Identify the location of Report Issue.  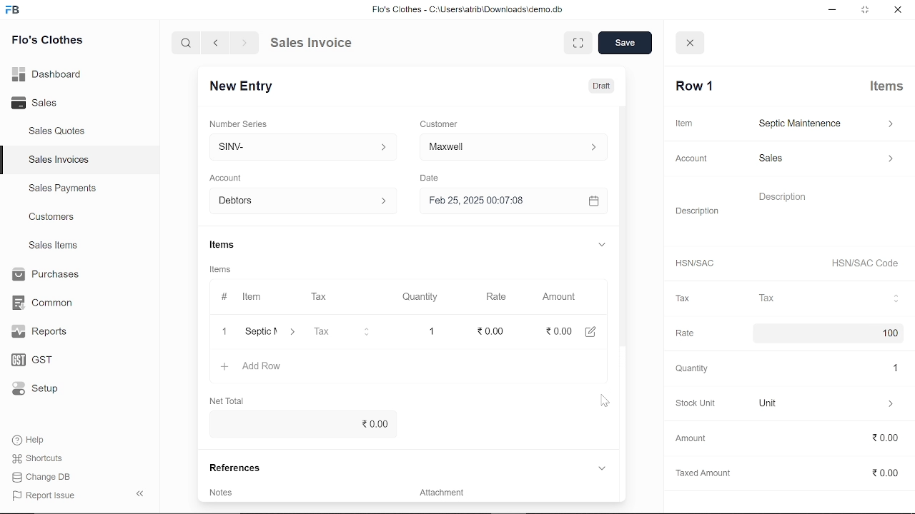
(44, 495).